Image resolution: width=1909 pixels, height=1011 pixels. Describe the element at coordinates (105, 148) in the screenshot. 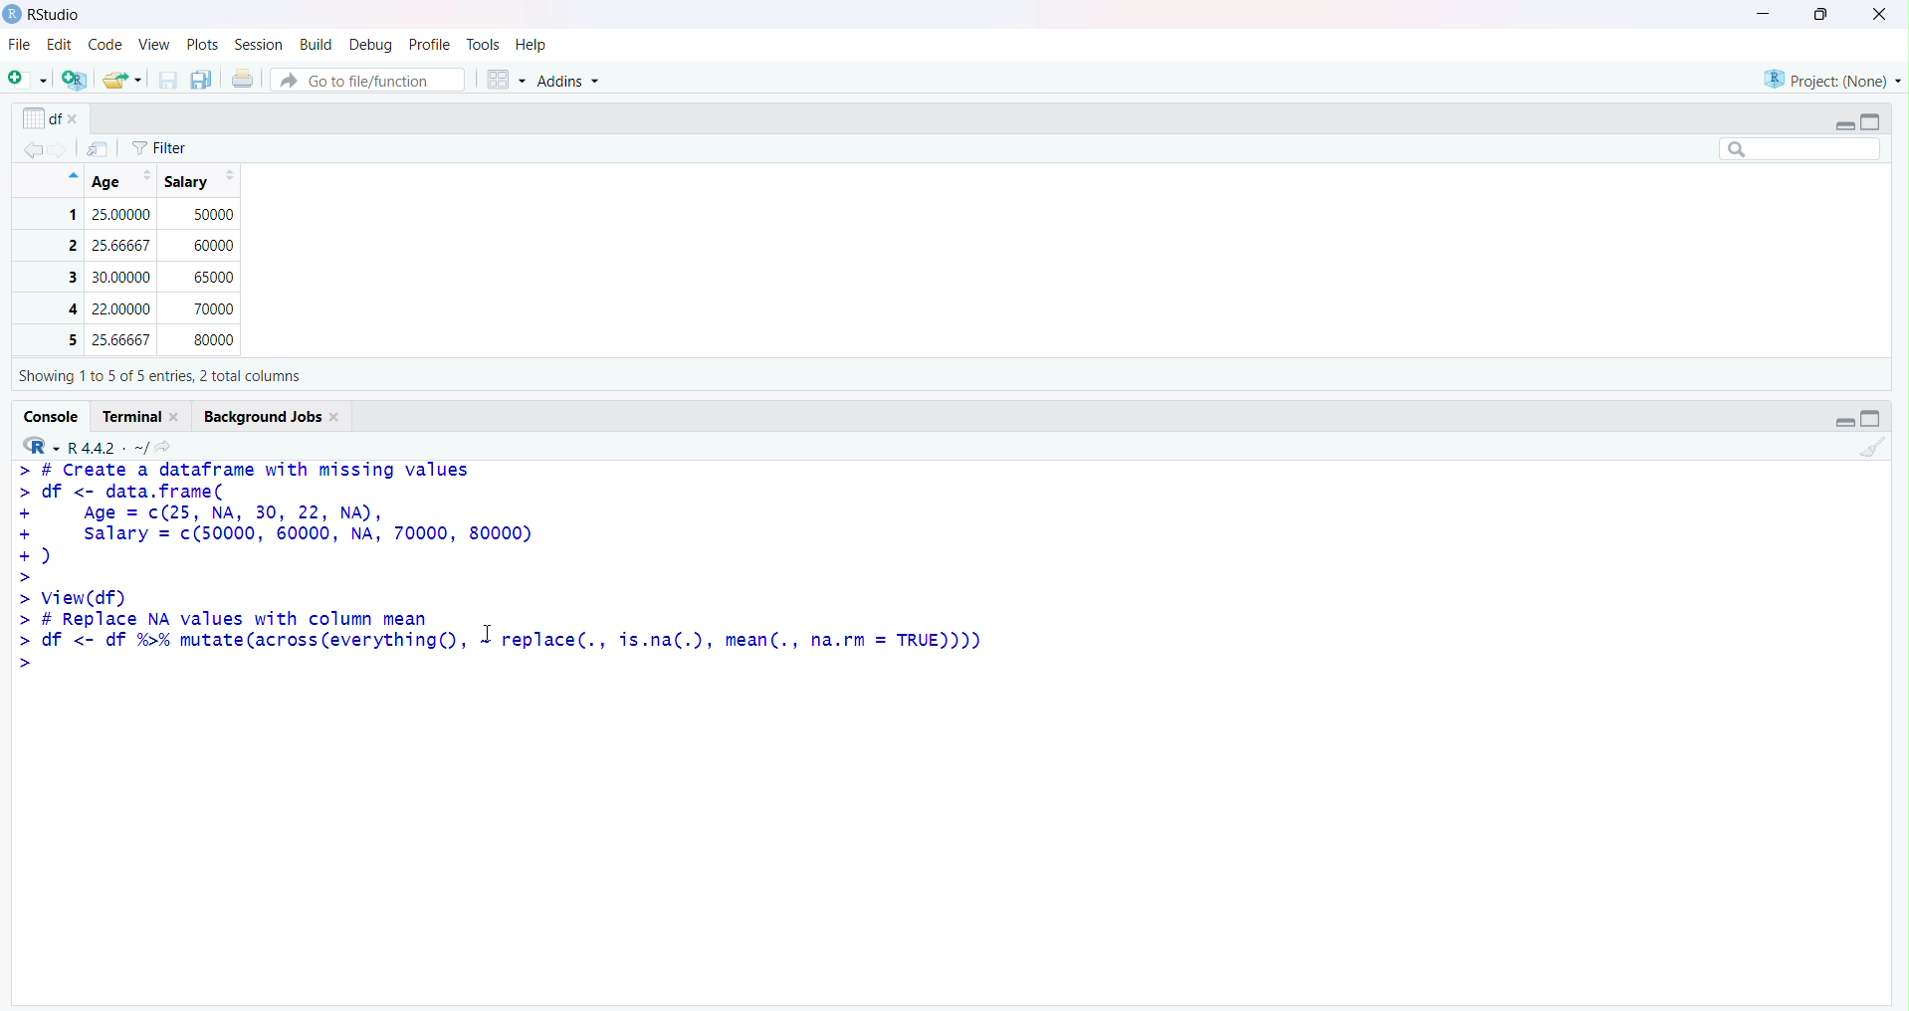

I see `Show in new window` at that location.